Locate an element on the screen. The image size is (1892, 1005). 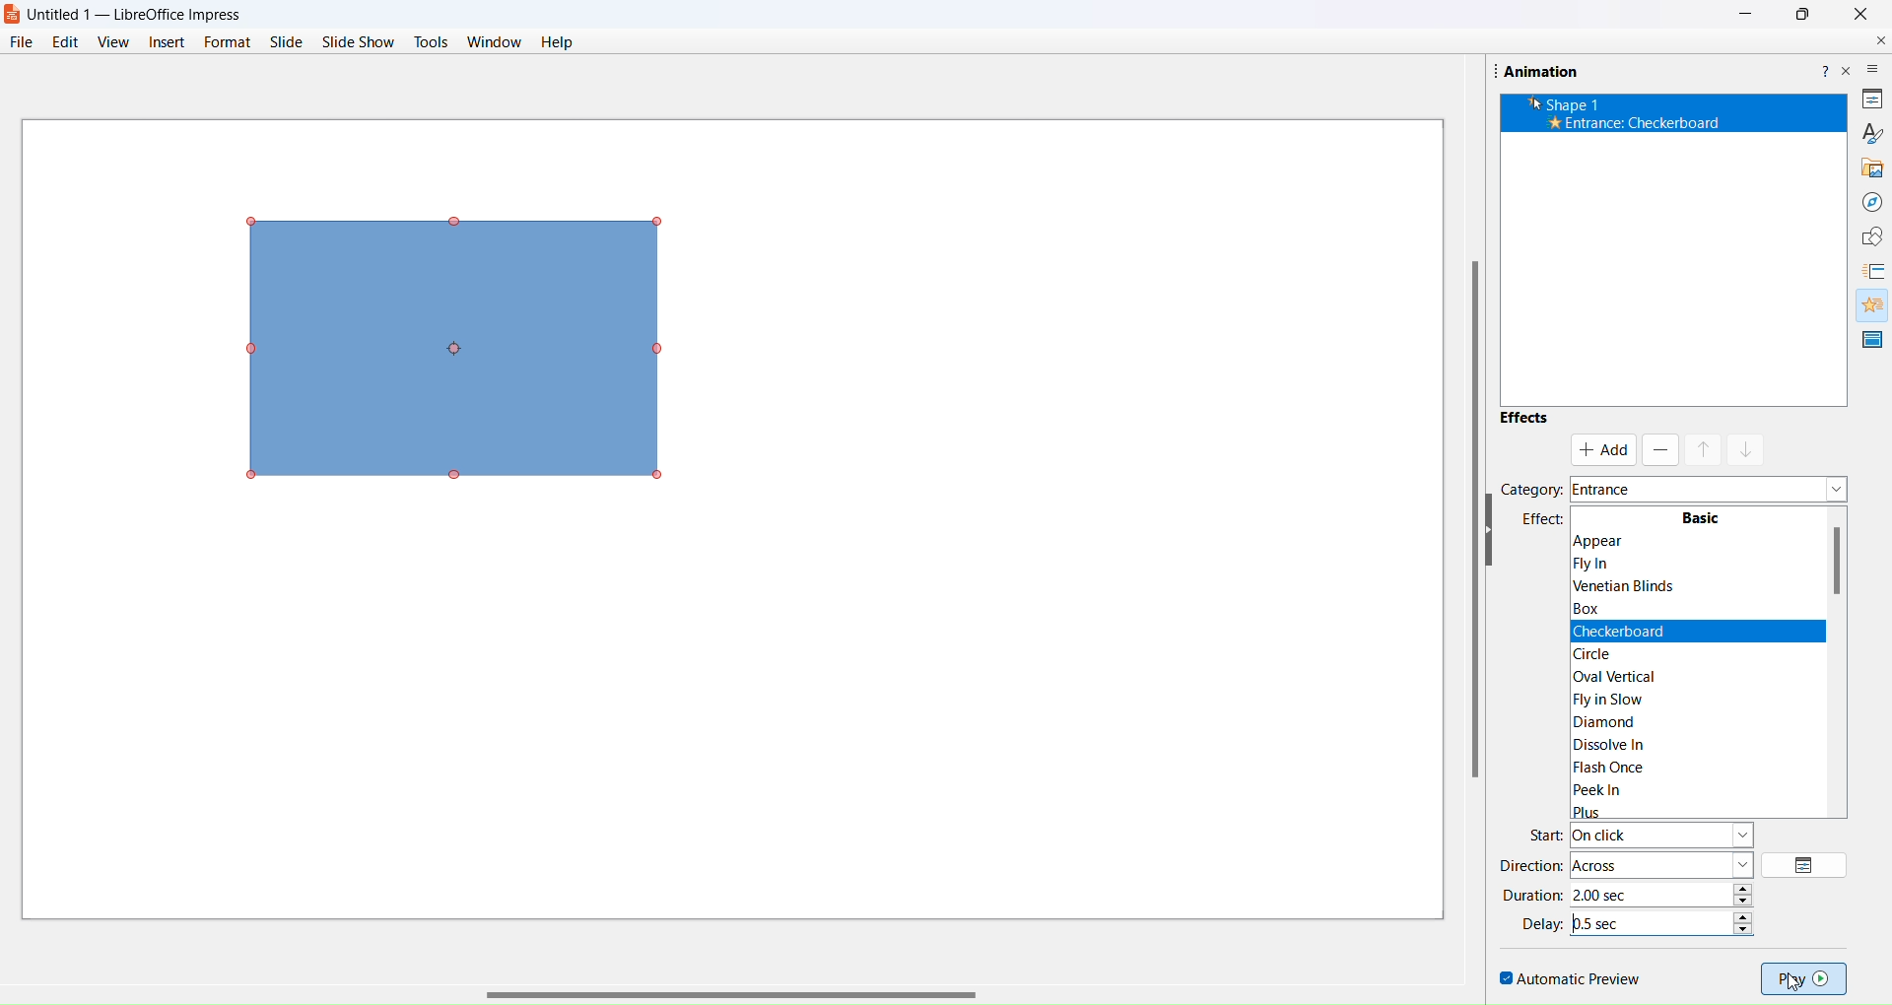
slide transition is located at coordinates (1875, 271).